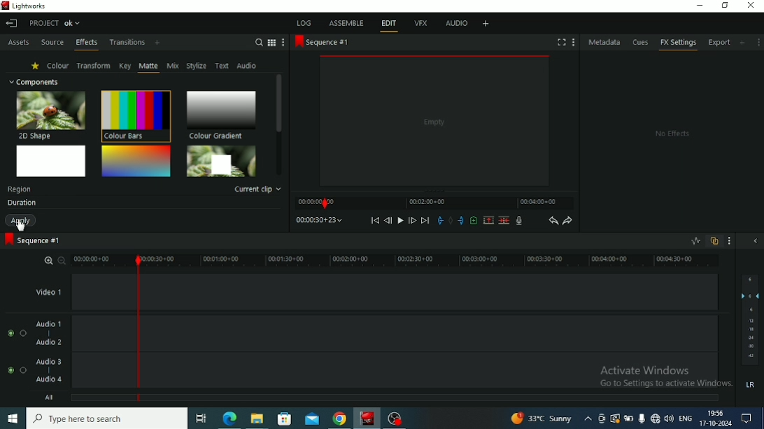 The image size is (764, 429). Describe the element at coordinates (312, 418) in the screenshot. I see `Mail` at that location.